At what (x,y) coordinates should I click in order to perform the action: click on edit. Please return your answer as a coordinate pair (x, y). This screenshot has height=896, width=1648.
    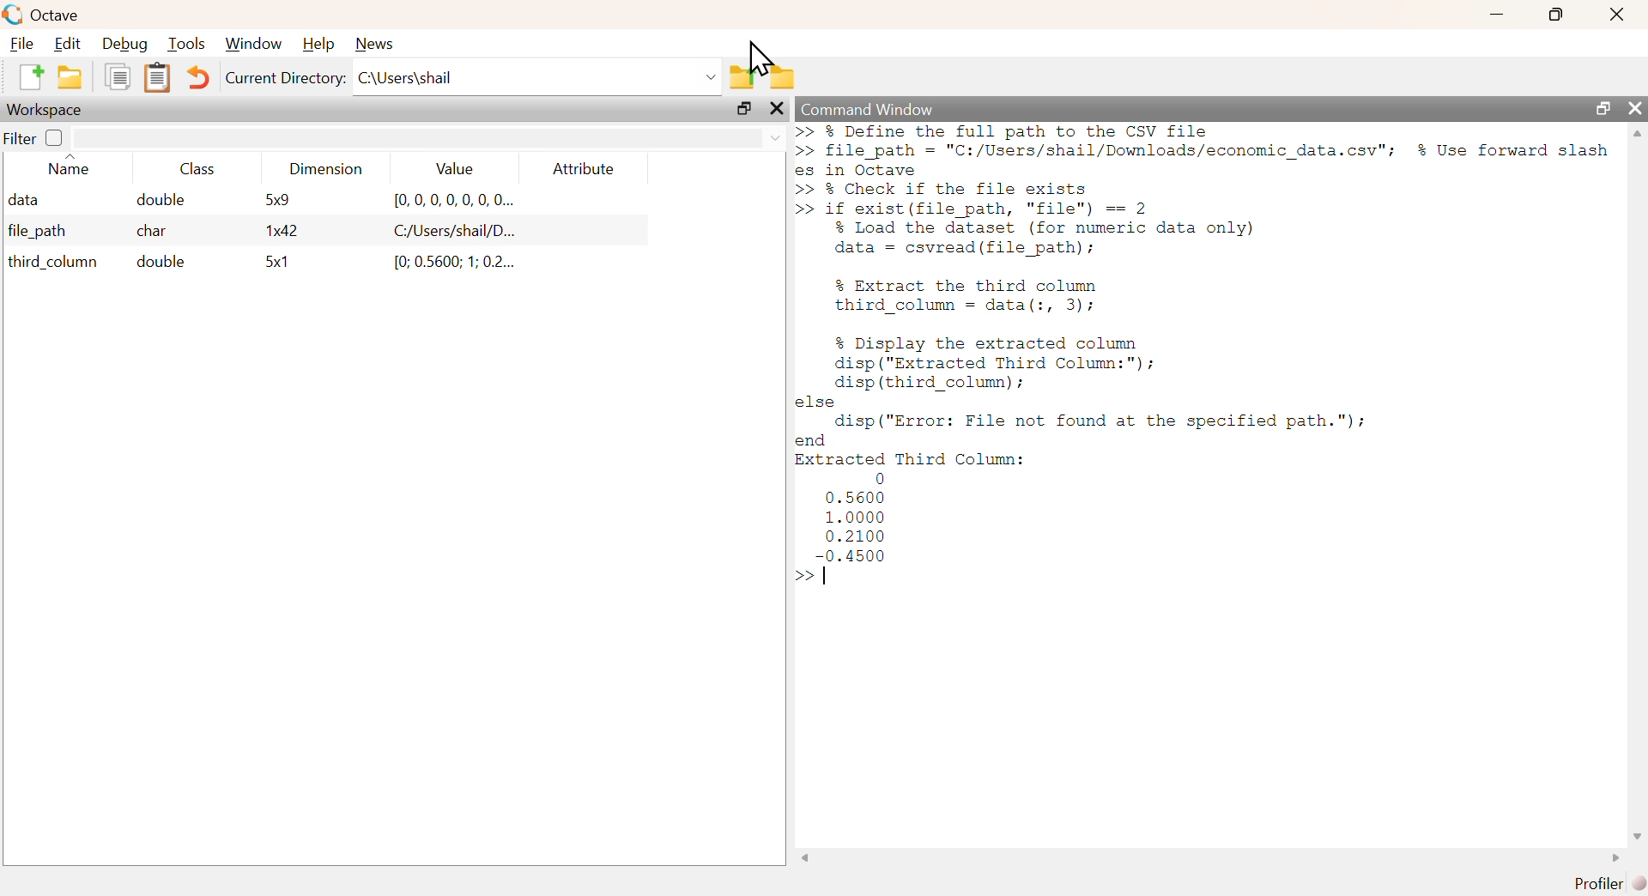
    Looking at the image, I should click on (69, 44).